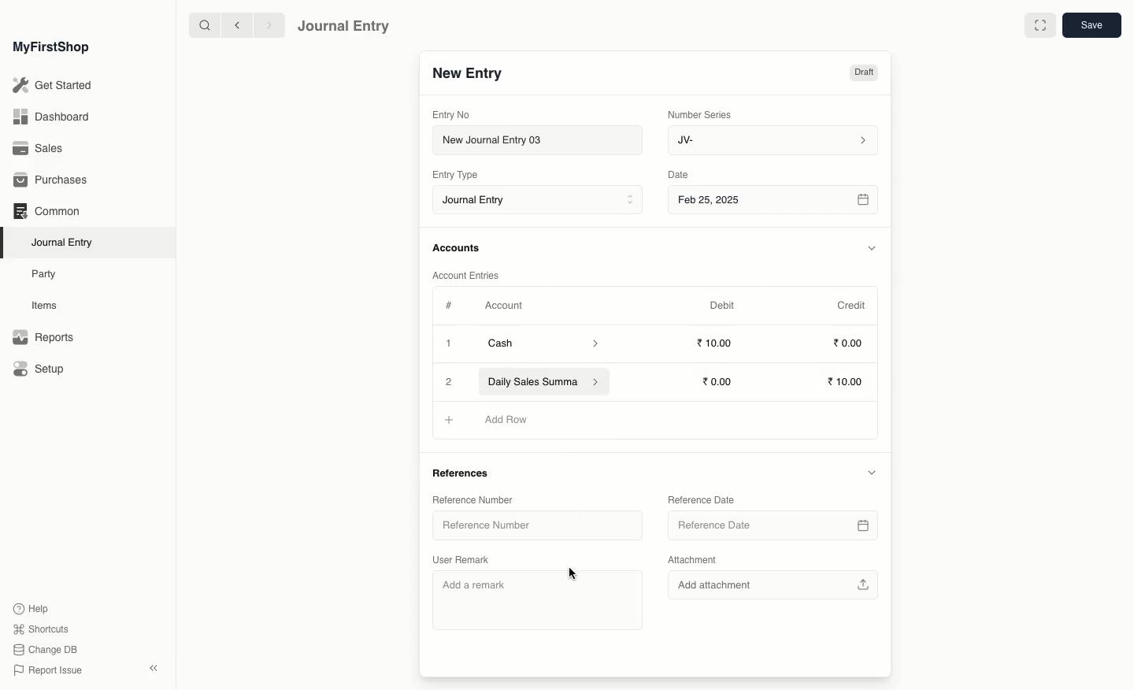  I want to click on save, so click(1091, 26).